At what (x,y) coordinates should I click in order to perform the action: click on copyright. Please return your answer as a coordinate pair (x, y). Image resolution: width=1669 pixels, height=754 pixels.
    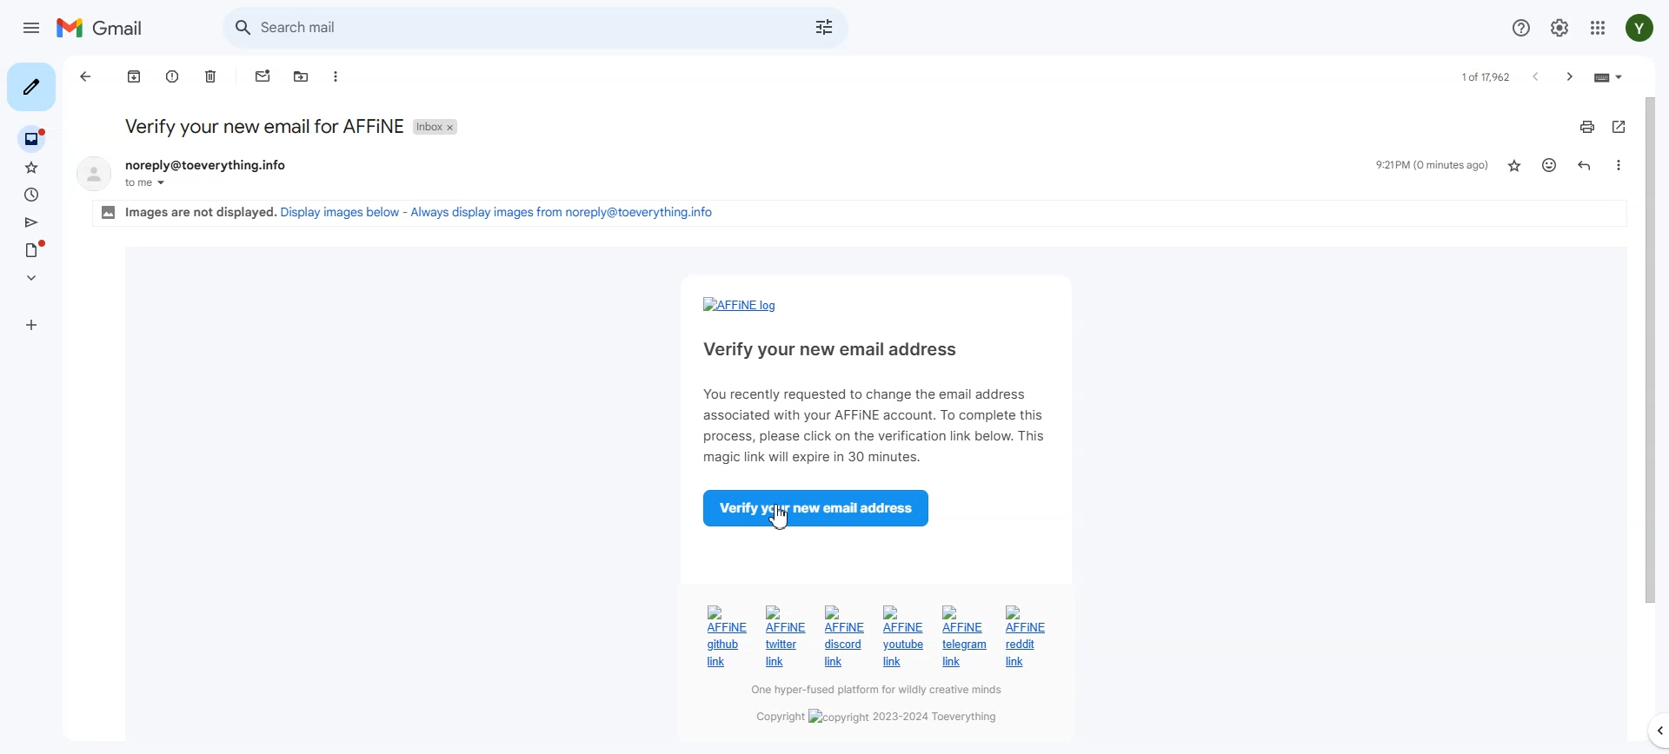
    Looking at the image, I should click on (872, 716).